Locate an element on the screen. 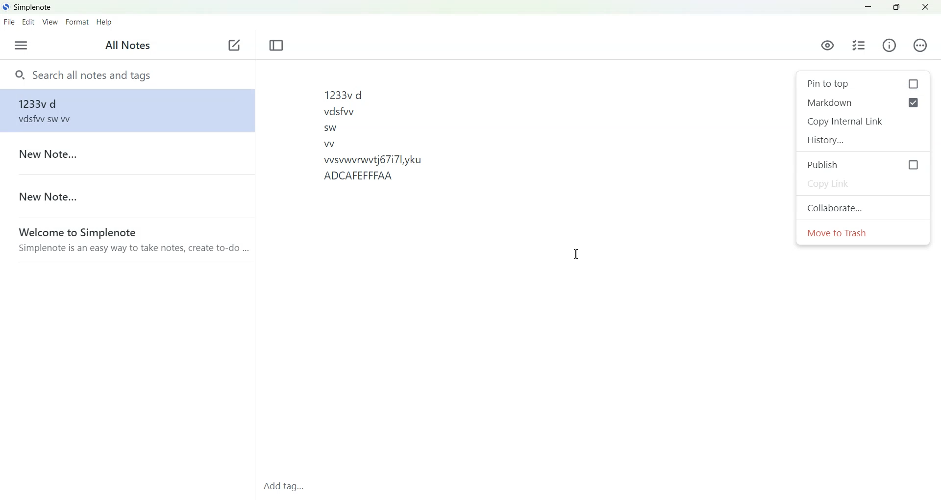  Move to Trash is located at coordinates (864, 233).